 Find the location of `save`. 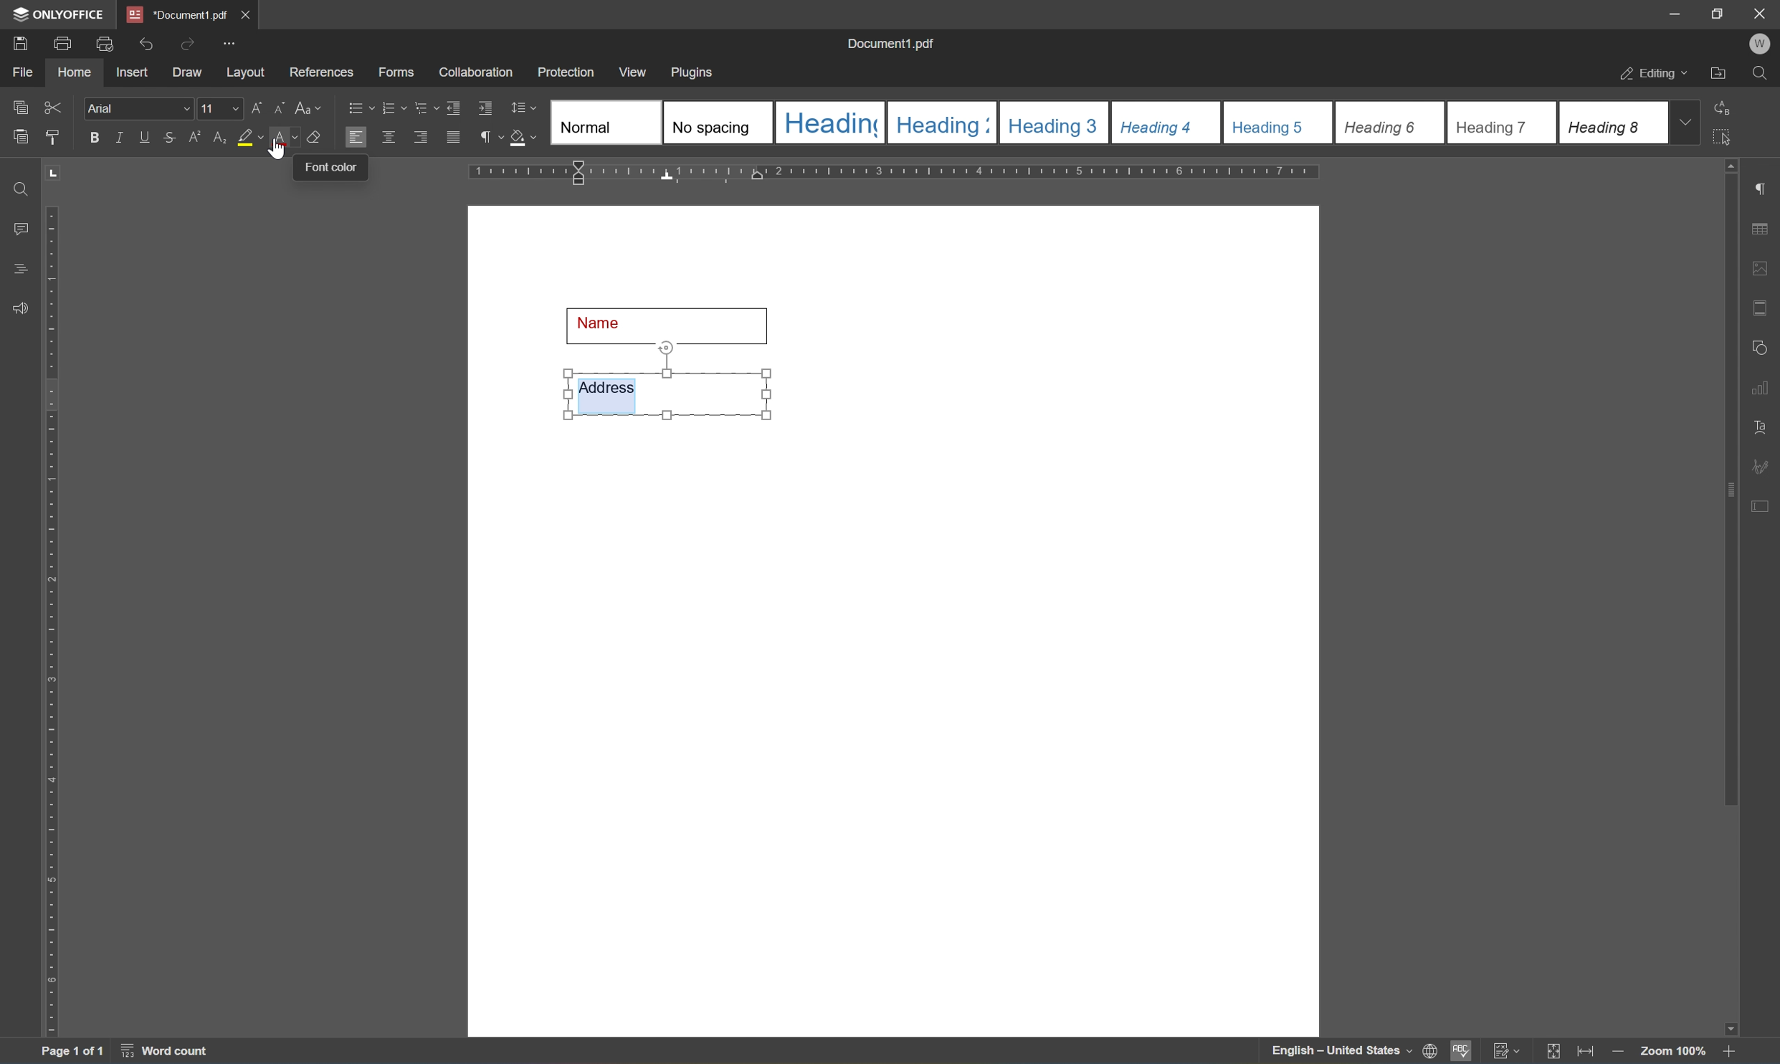

save is located at coordinates (21, 42).